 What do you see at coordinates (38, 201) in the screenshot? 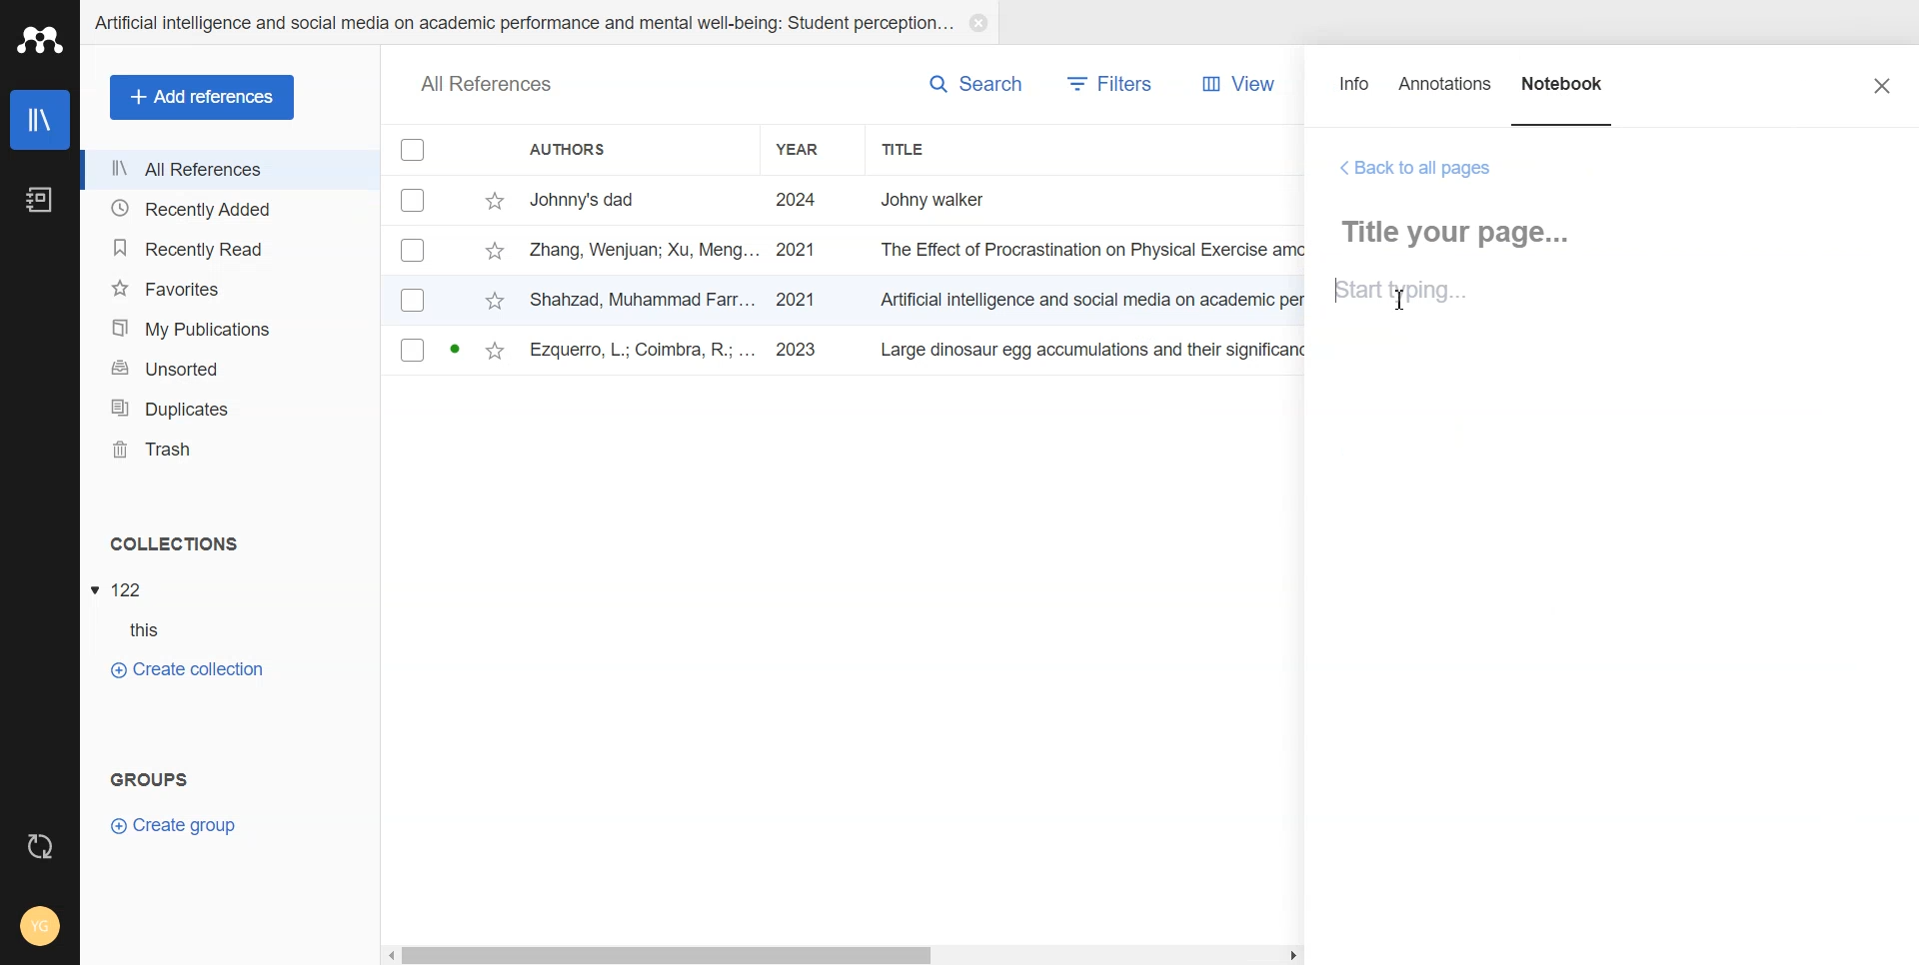
I see `Notebook` at bounding box center [38, 201].